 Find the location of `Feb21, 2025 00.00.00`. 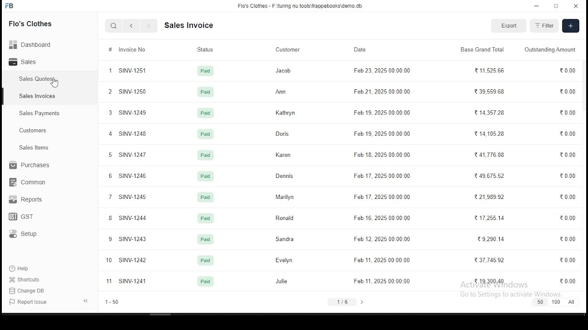

Feb21, 2025 00.00.00 is located at coordinates (386, 93).